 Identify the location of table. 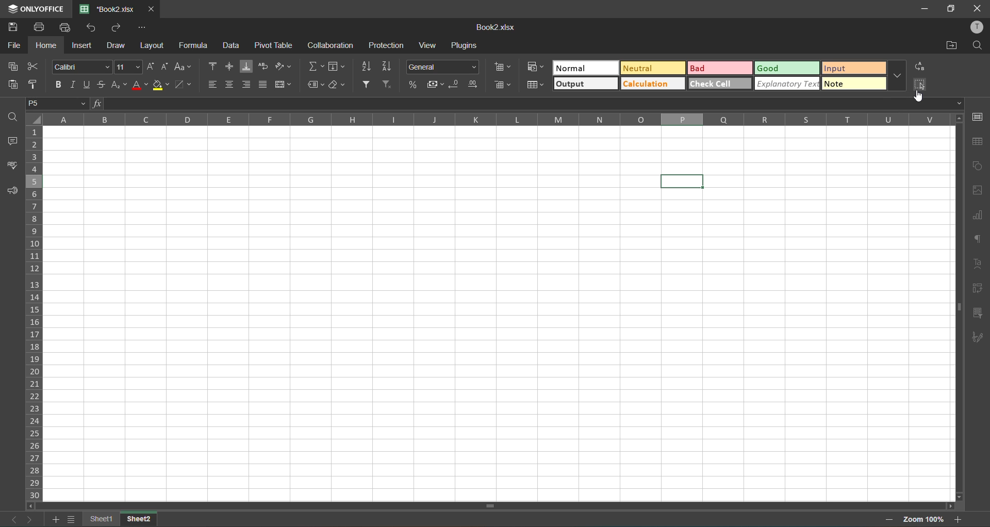
(978, 143).